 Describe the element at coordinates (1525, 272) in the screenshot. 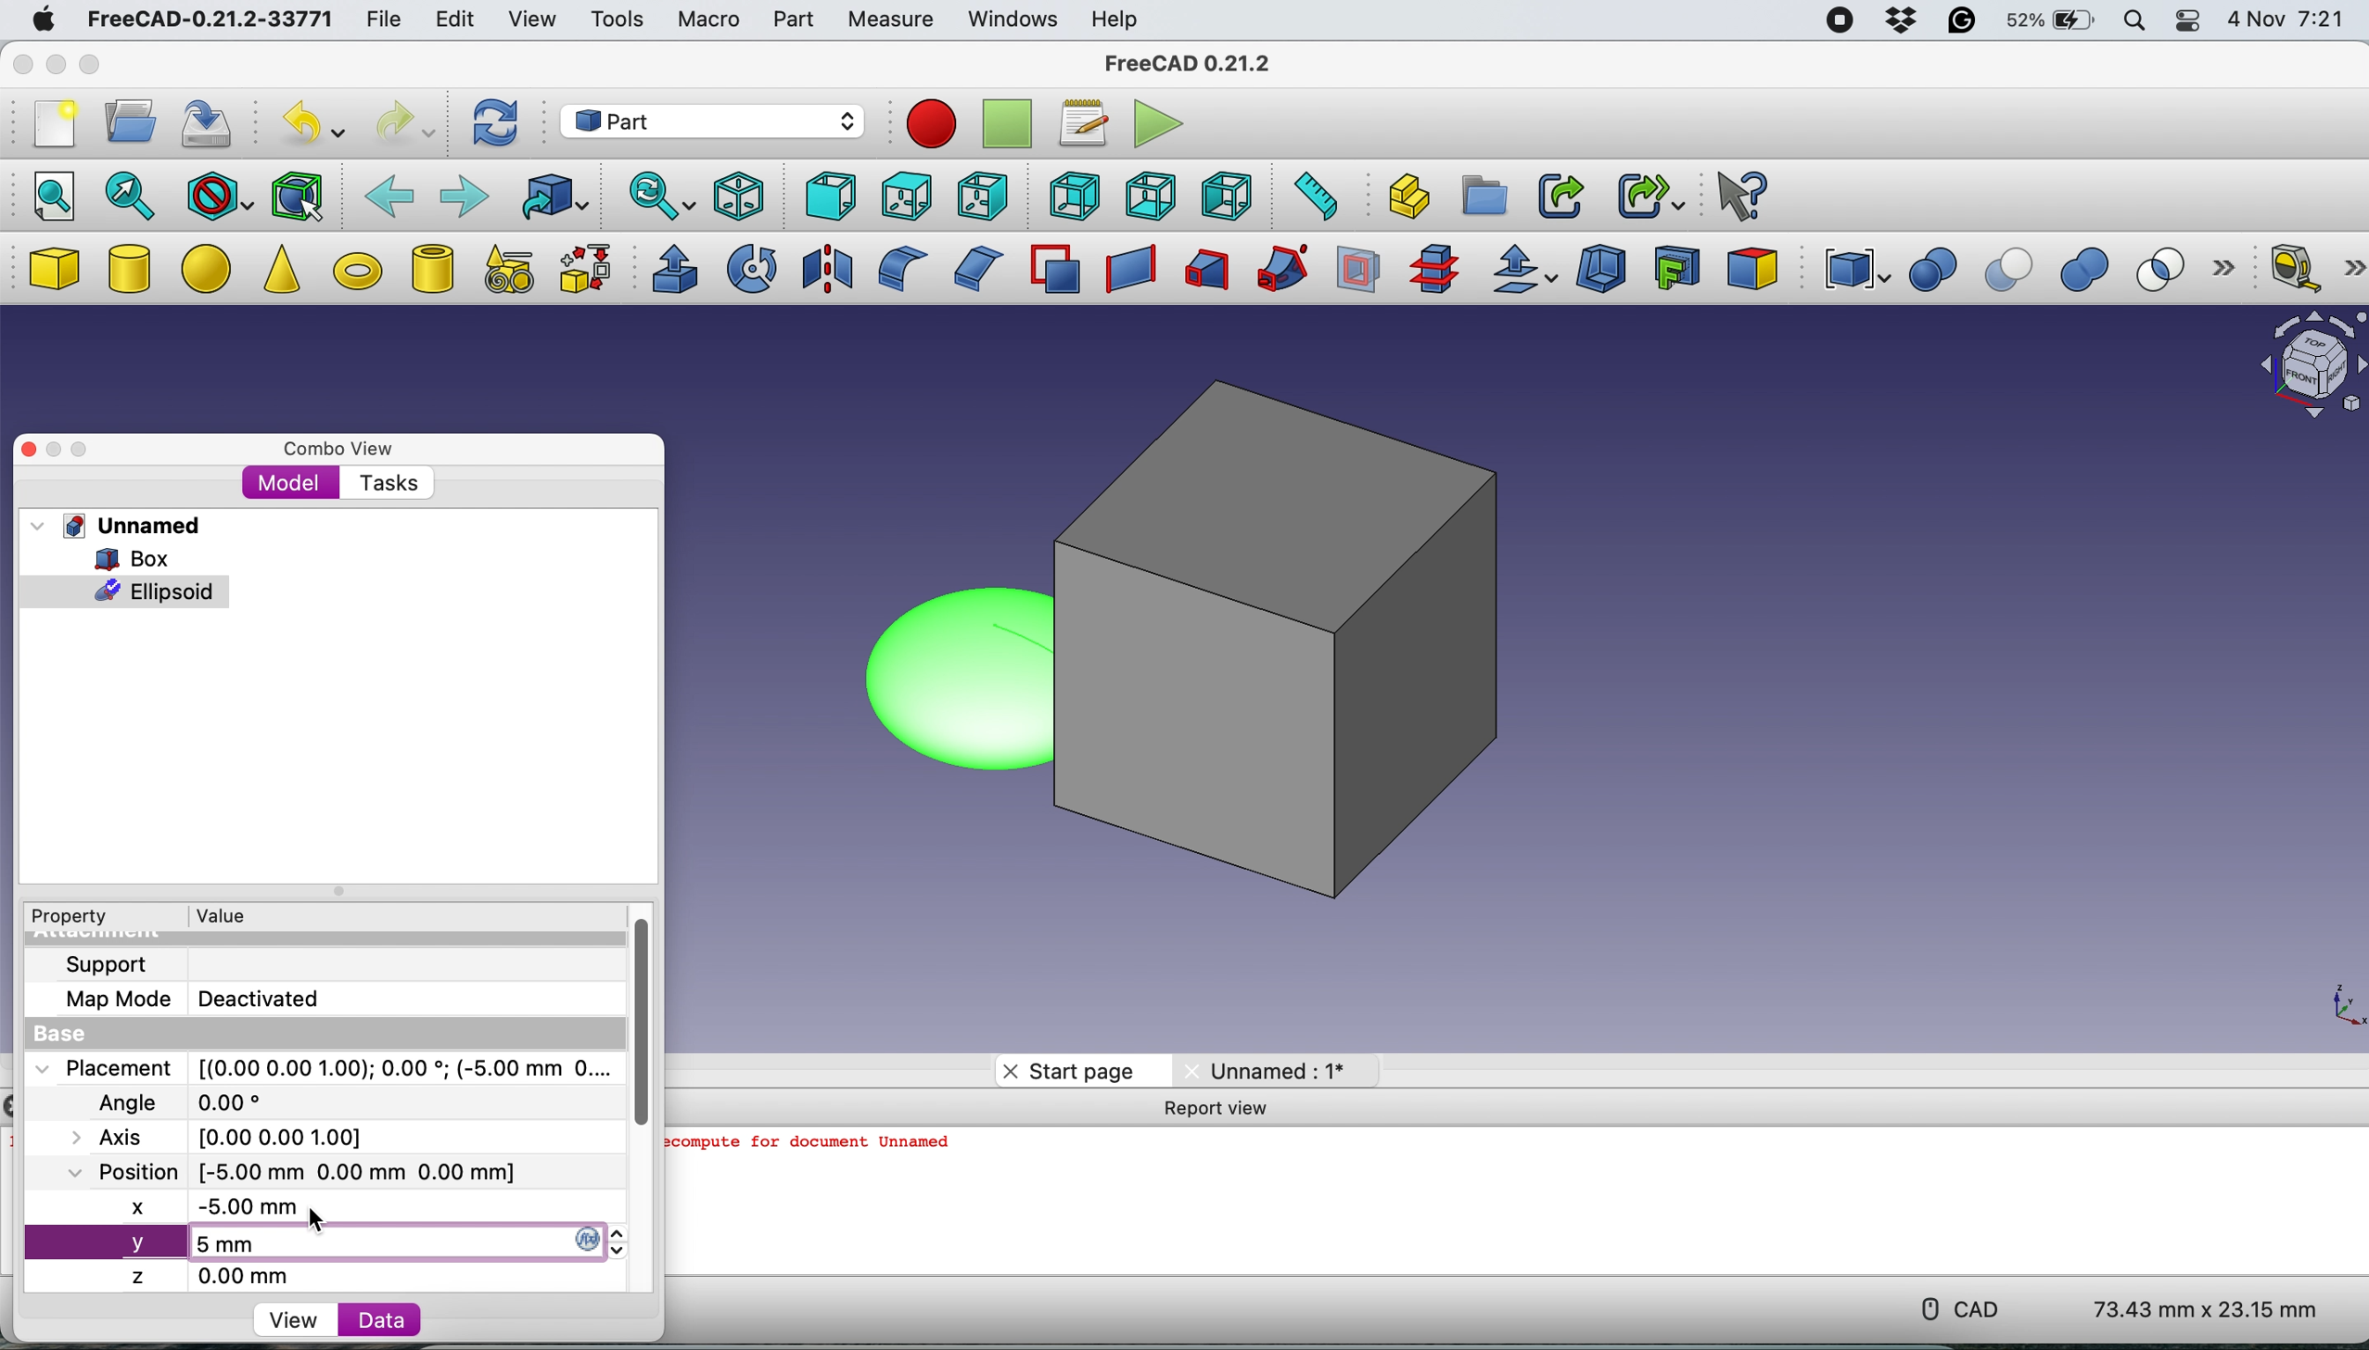

I see `offset` at that location.